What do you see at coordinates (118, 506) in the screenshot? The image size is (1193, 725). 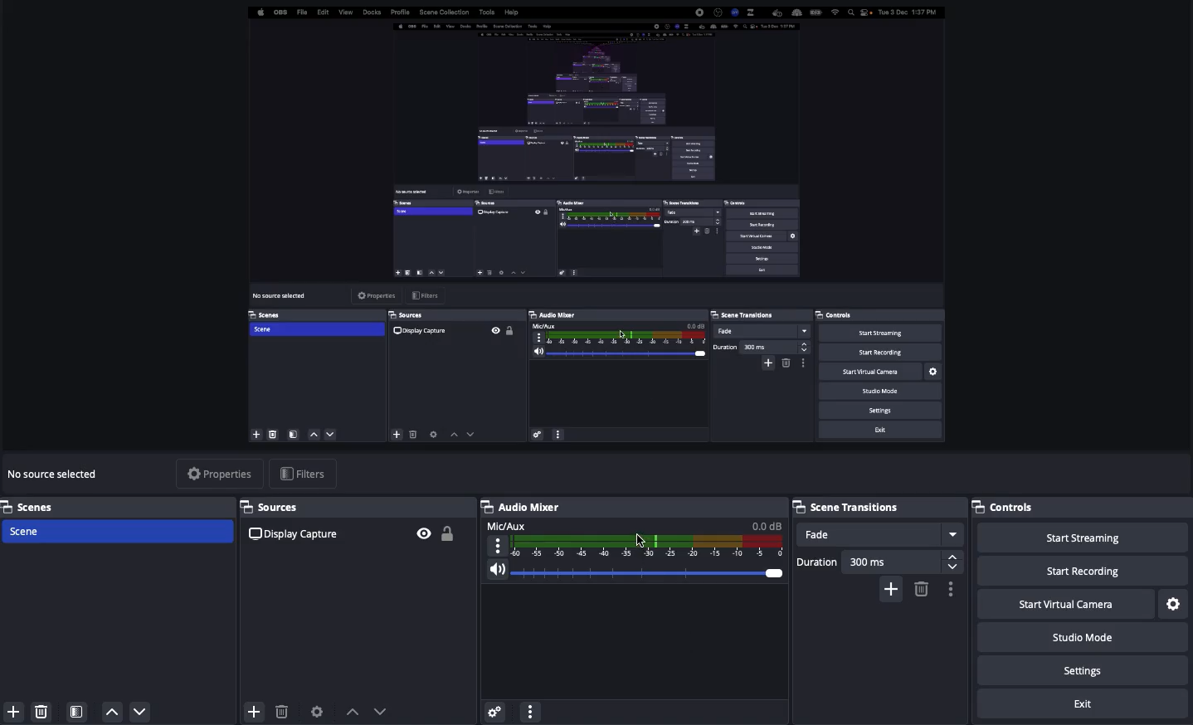 I see `Scenes` at bounding box center [118, 506].